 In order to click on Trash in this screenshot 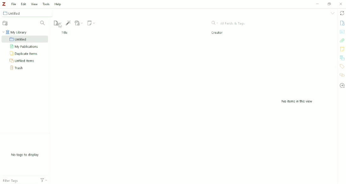, I will do `click(19, 68)`.